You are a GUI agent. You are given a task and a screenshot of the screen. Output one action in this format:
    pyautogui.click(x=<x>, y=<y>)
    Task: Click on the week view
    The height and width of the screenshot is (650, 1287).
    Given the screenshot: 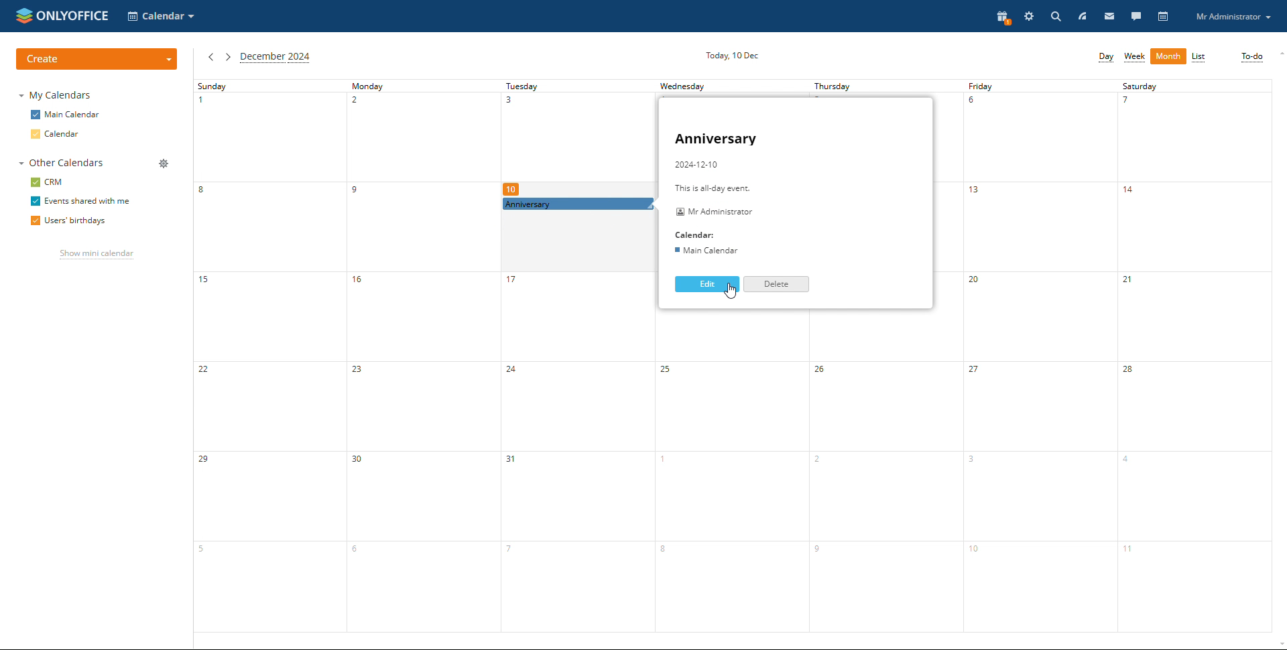 What is the action you would take?
    pyautogui.click(x=1134, y=57)
    